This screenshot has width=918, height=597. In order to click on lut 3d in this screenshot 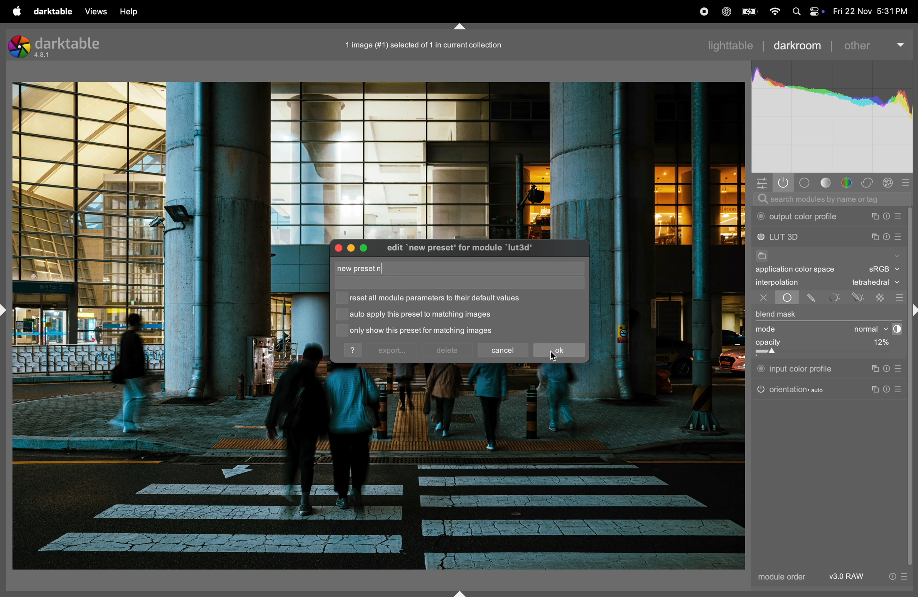, I will do `click(794, 238)`.